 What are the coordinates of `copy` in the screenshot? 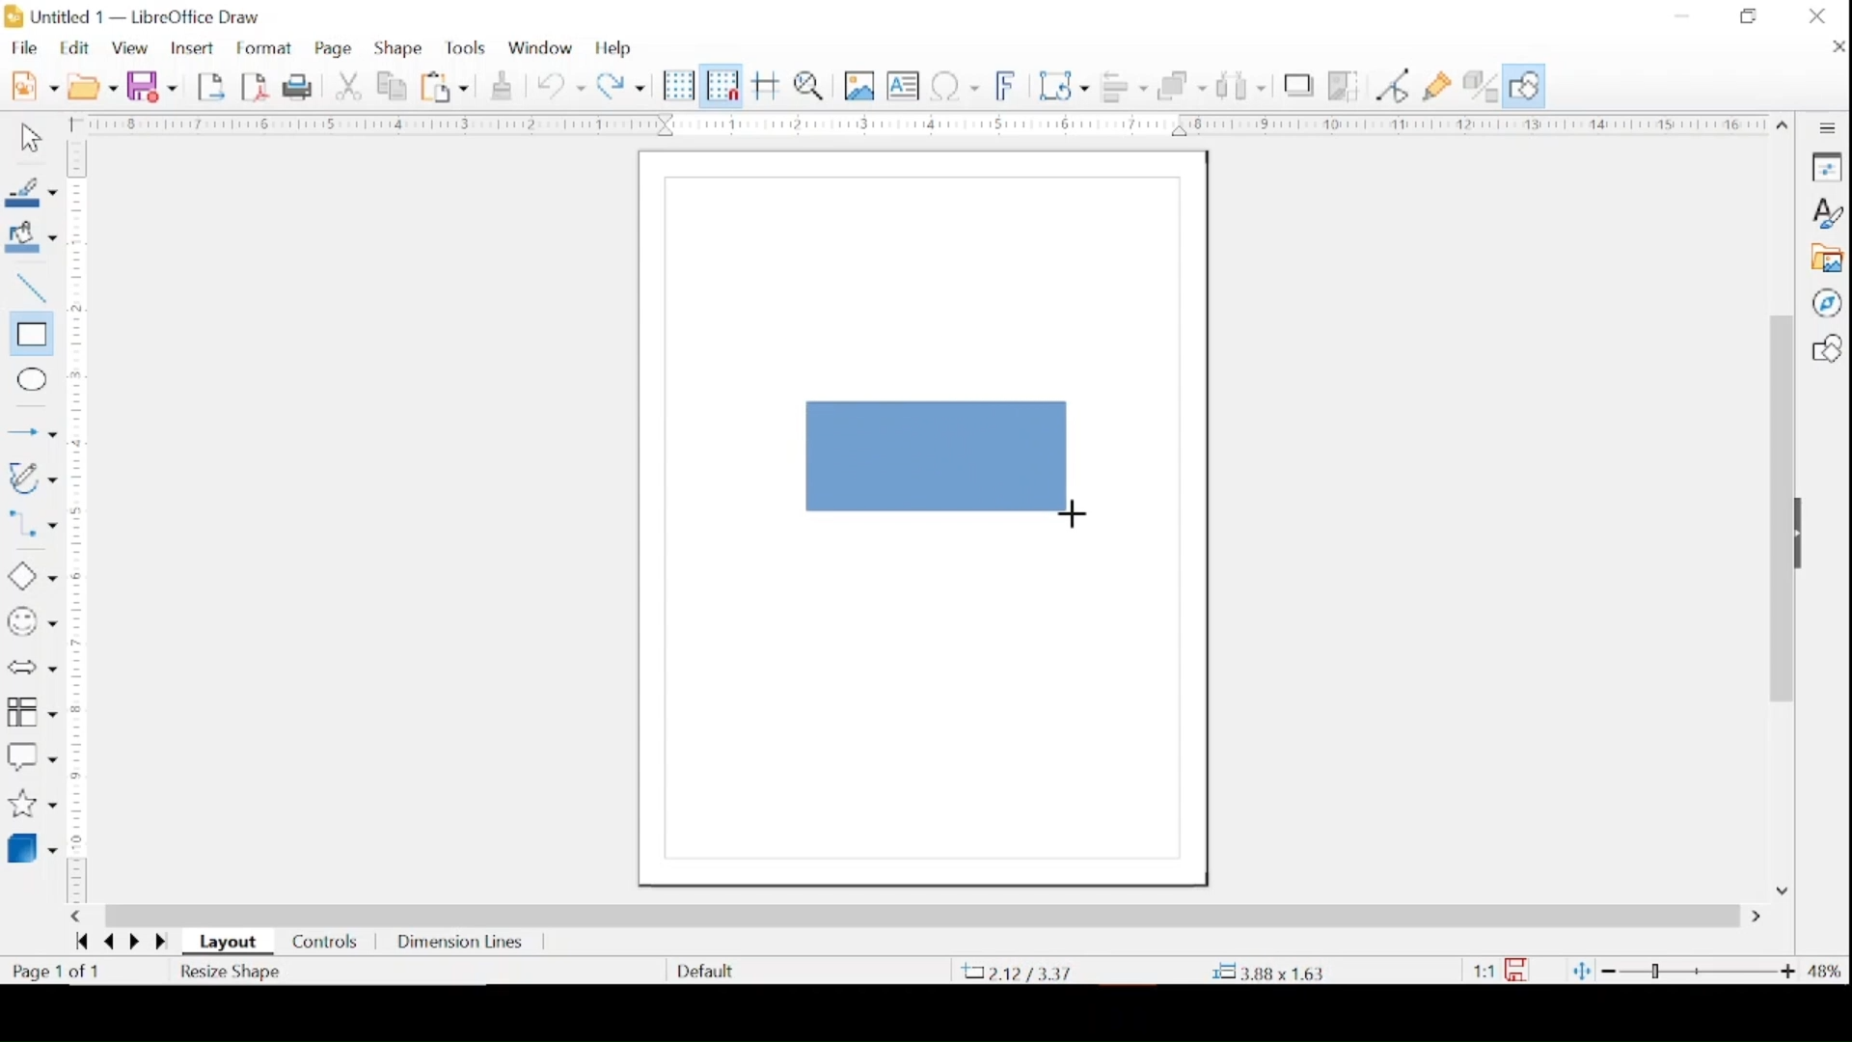 It's located at (395, 87).